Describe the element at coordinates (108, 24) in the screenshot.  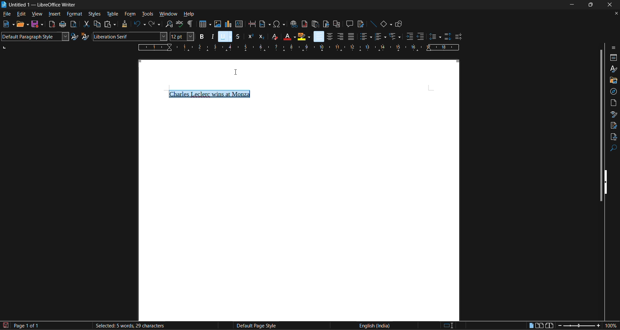
I see `paste` at that location.